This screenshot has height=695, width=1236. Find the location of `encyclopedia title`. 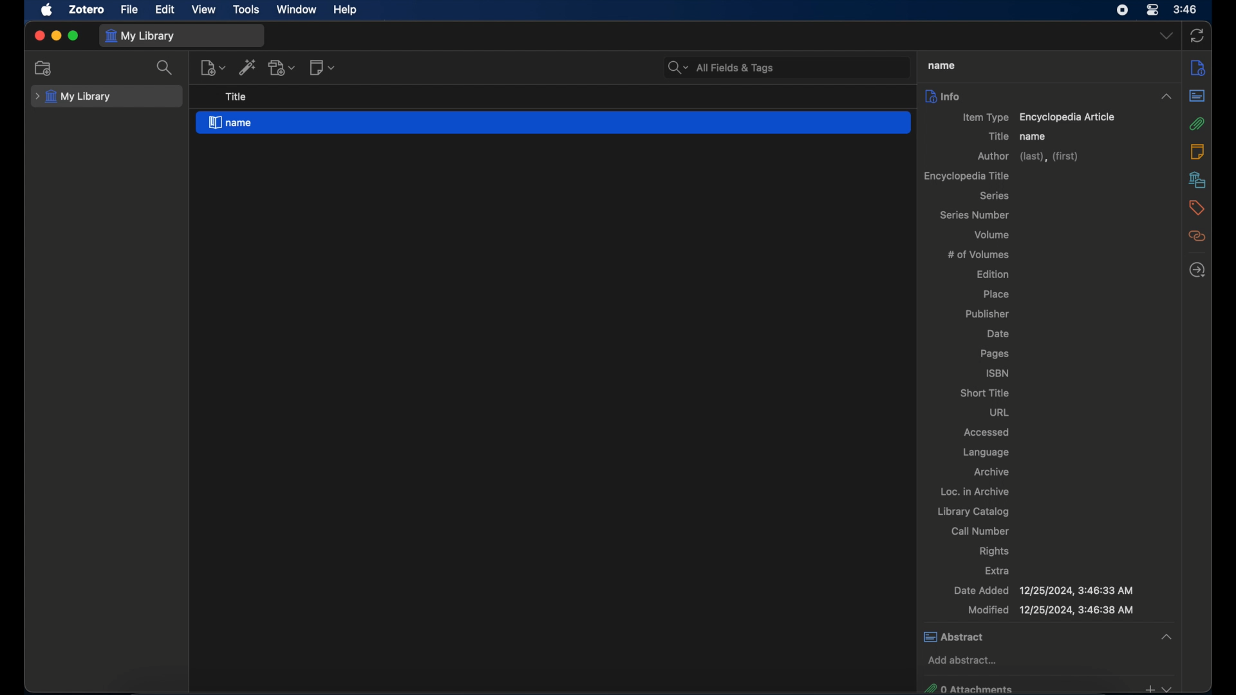

encyclopedia title is located at coordinates (967, 176).